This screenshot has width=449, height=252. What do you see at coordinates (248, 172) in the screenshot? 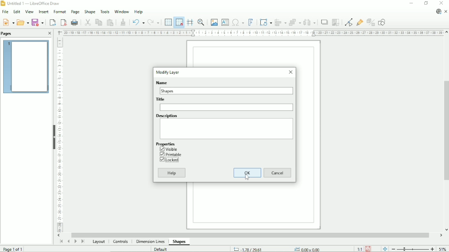
I see `OK` at bounding box center [248, 172].